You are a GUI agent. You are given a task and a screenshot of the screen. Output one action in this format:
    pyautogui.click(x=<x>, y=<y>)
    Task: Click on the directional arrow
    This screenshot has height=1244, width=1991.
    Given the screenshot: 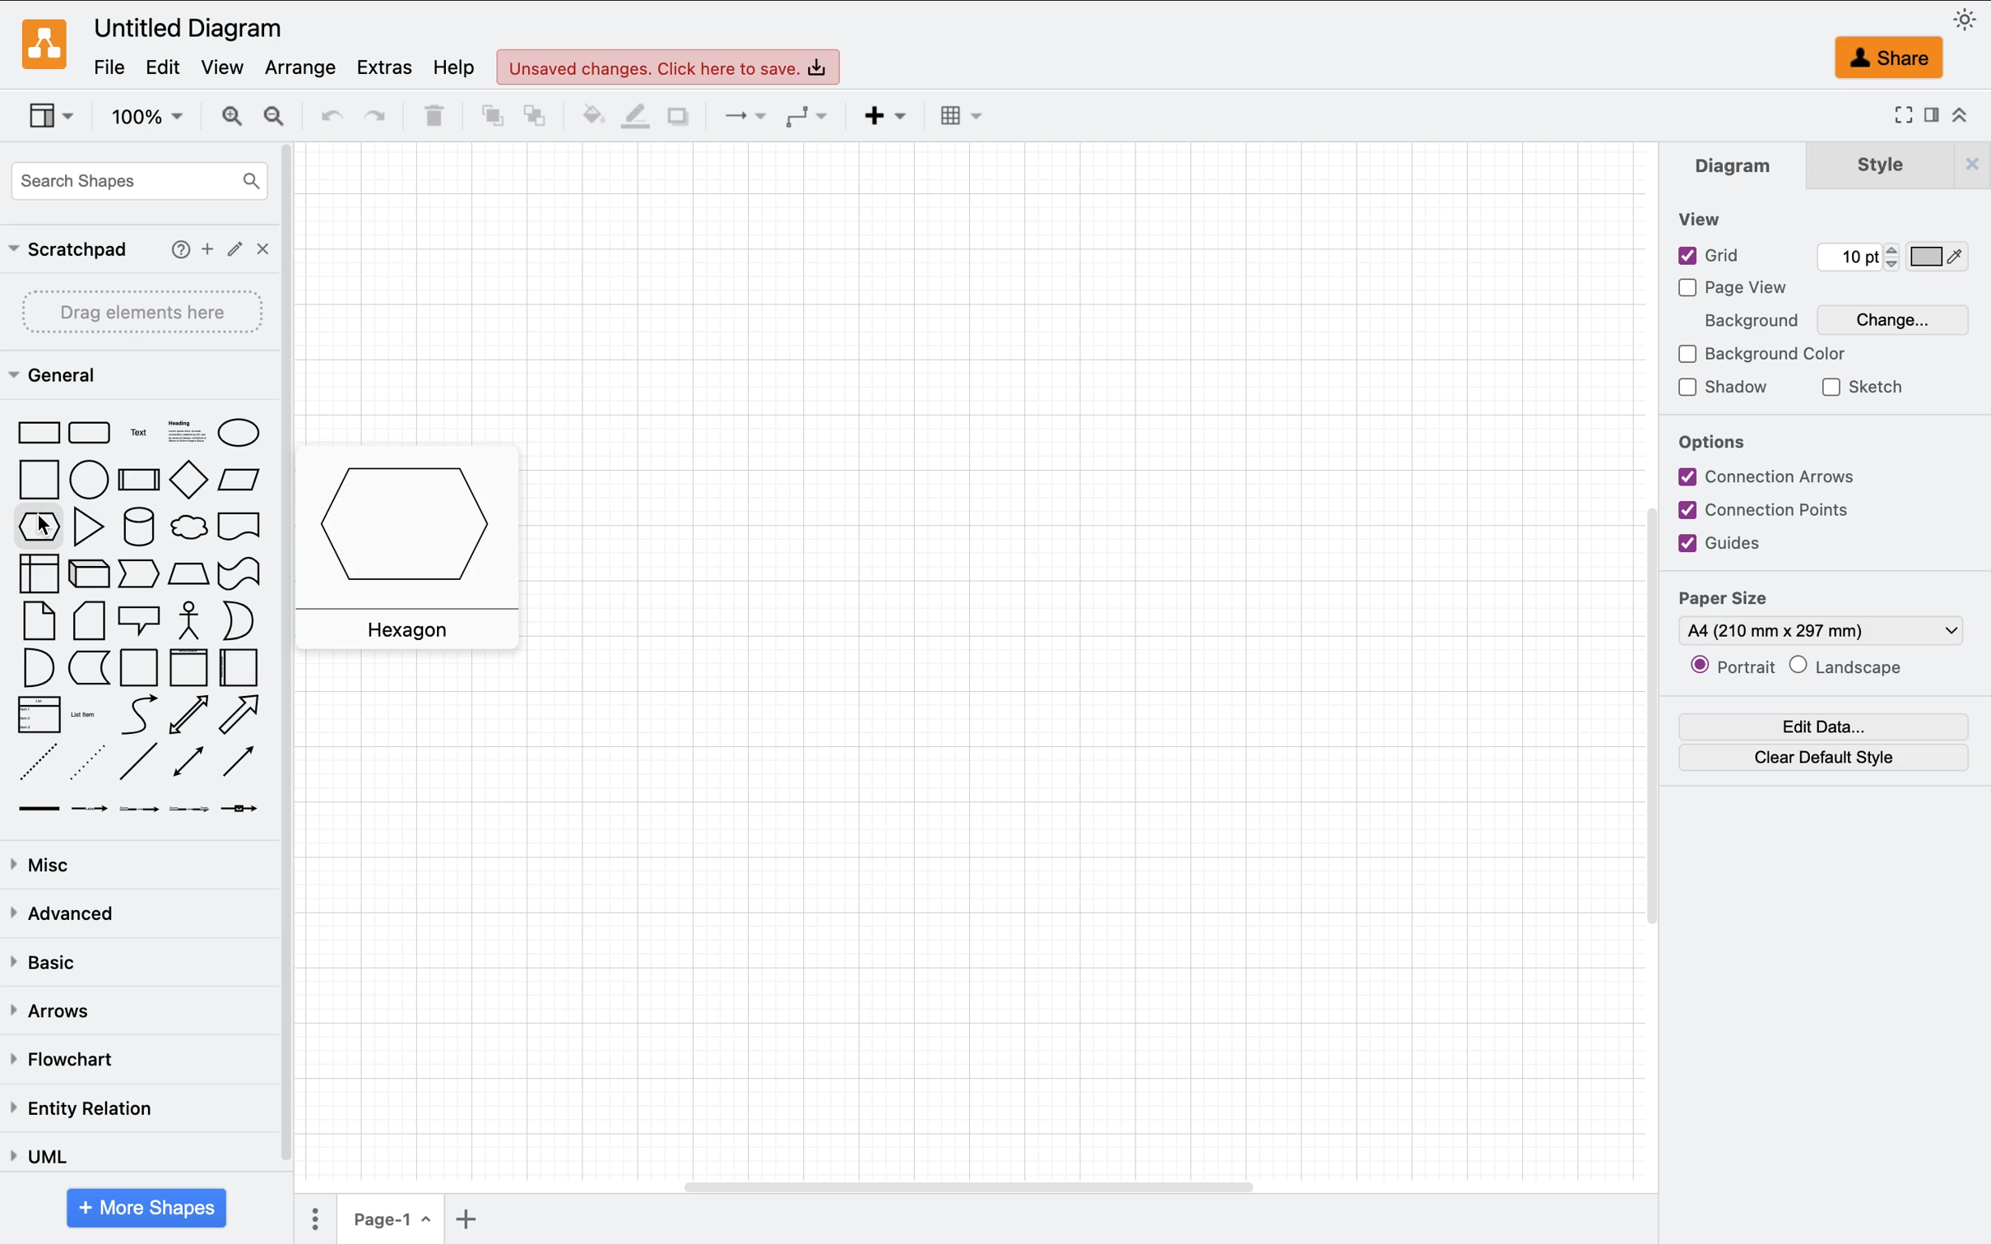 What is the action you would take?
    pyautogui.click(x=239, y=715)
    